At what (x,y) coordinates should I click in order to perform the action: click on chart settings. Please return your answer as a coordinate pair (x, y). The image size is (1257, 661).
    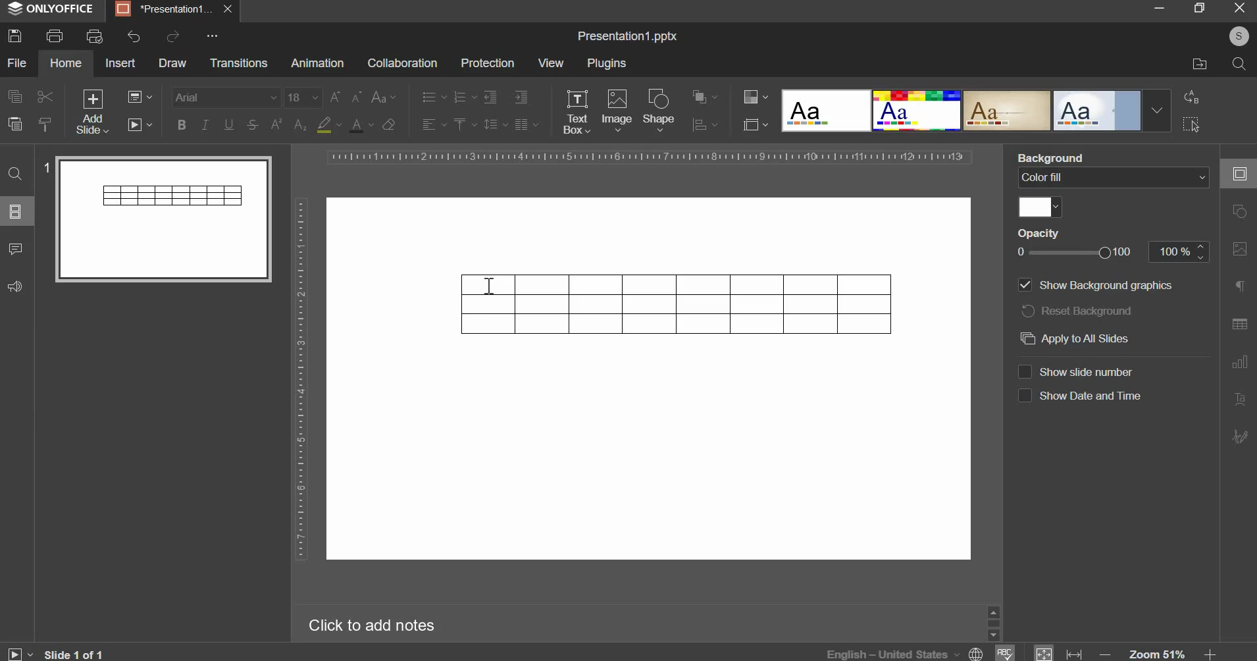
    Looking at the image, I should click on (705, 124).